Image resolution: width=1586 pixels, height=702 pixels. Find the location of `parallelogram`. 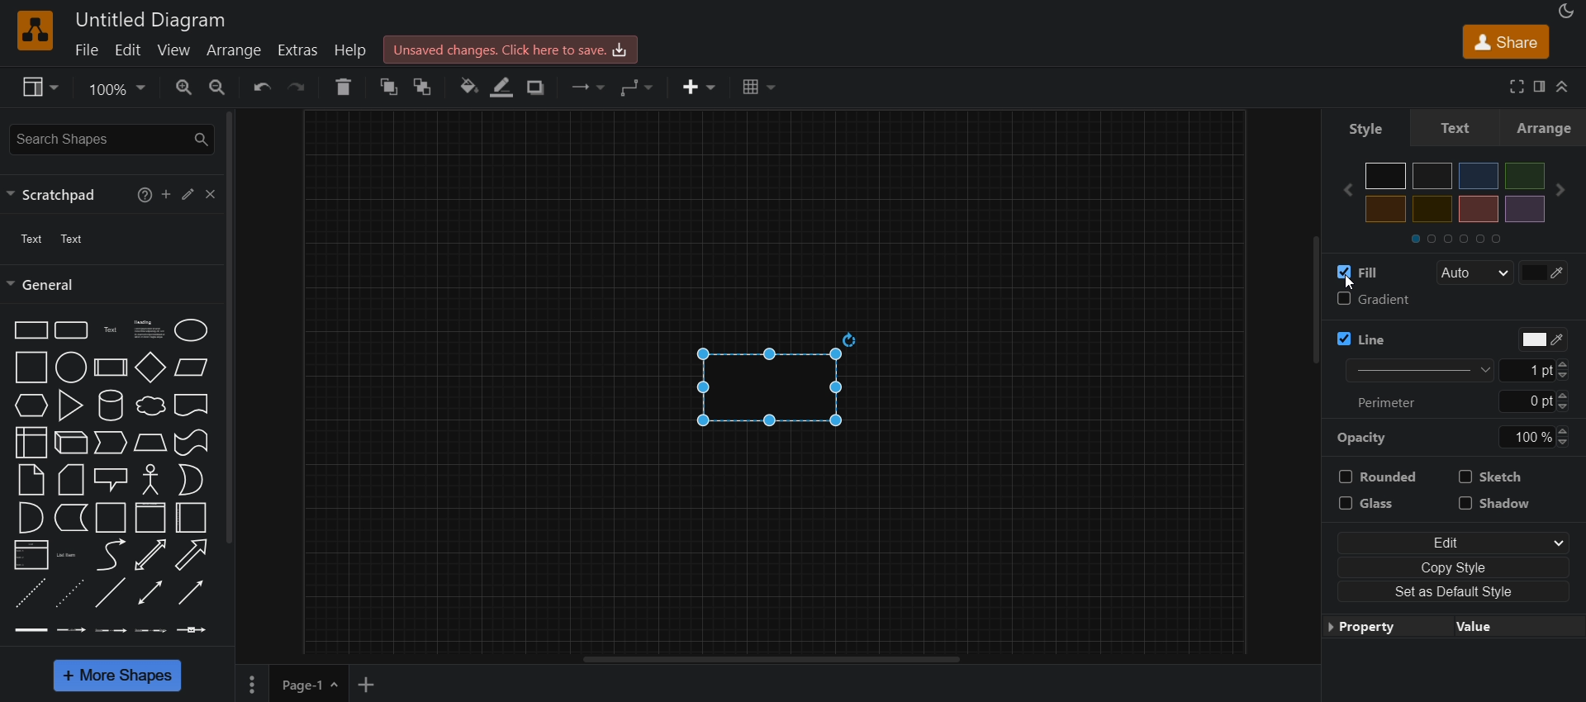

parallelogram is located at coordinates (194, 369).